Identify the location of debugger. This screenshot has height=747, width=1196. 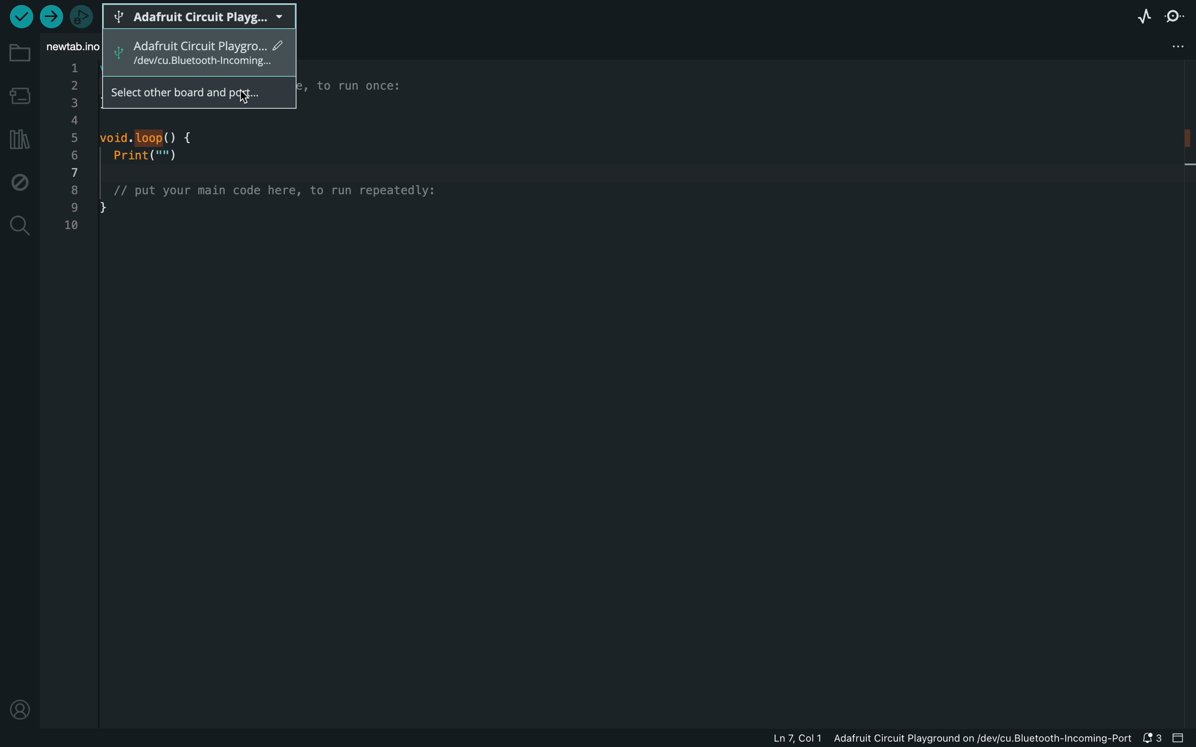
(80, 15).